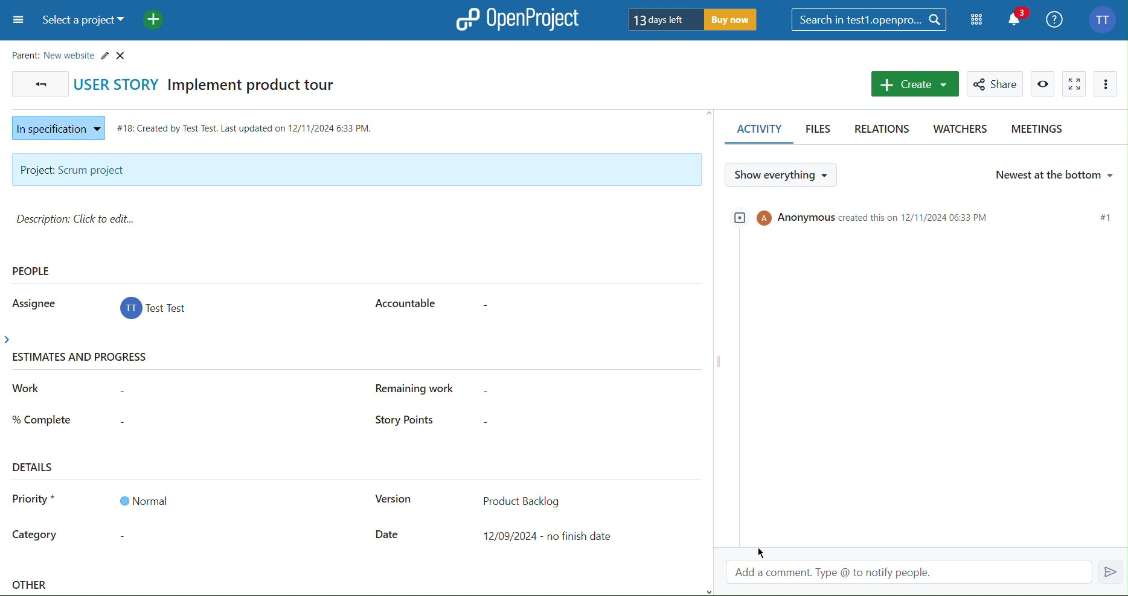 The height and width of the screenshot is (596, 1128). Describe the element at coordinates (1106, 84) in the screenshot. I see `More` at that location.